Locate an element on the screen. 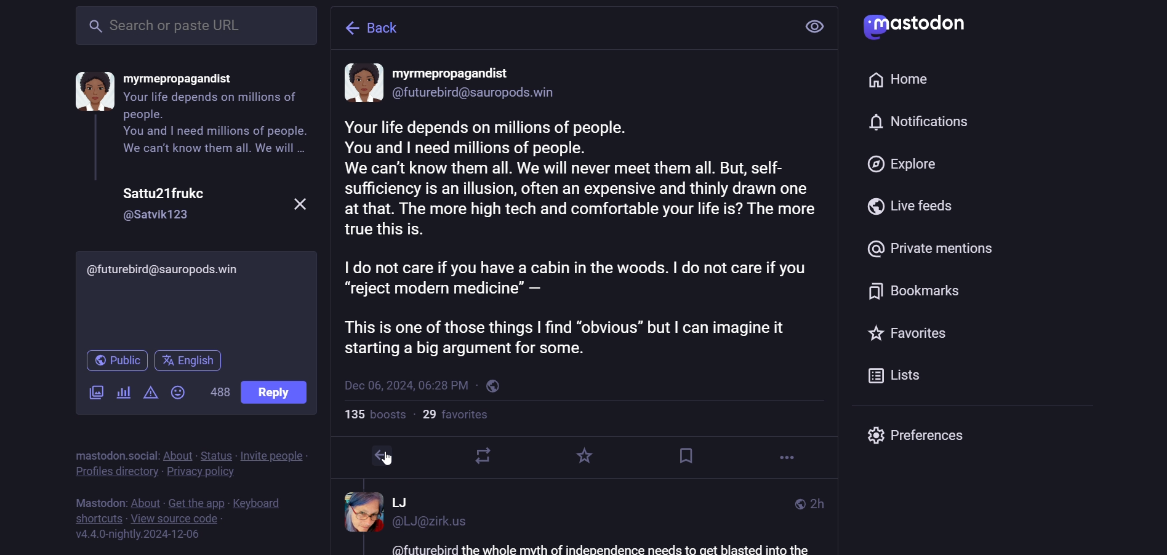 The height and width of the screenshot is (555, 1167). invite people is located at coordinates (276, 455).